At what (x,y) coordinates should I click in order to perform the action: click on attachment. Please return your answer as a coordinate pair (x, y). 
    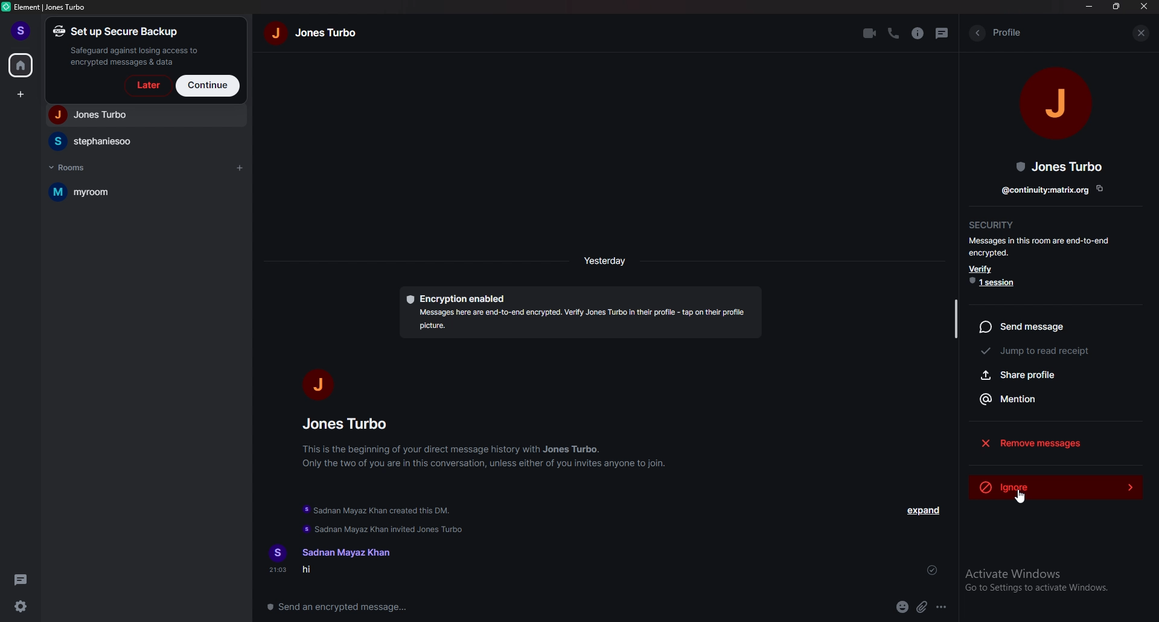
    Looking at the image, I should click on (923, 607).